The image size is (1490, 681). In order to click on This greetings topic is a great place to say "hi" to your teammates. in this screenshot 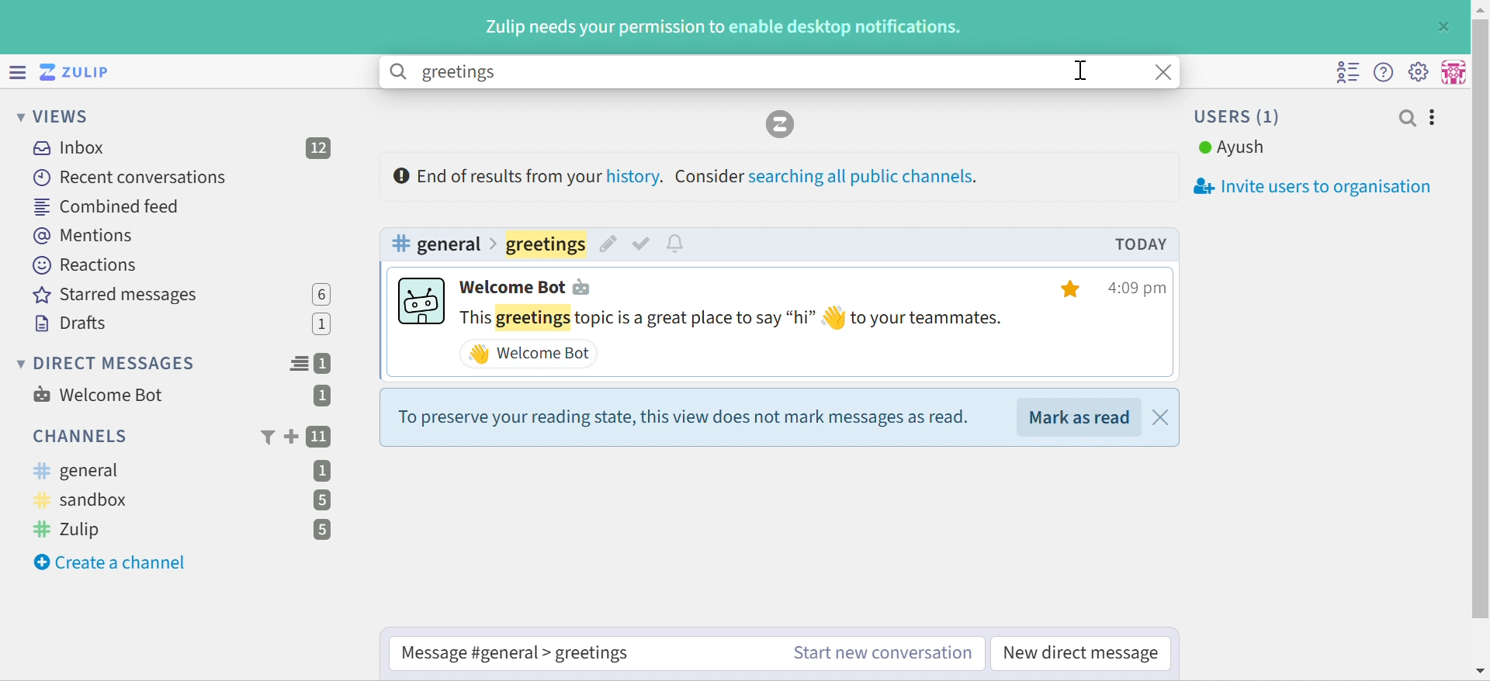, I will do `click(735, 319)`.